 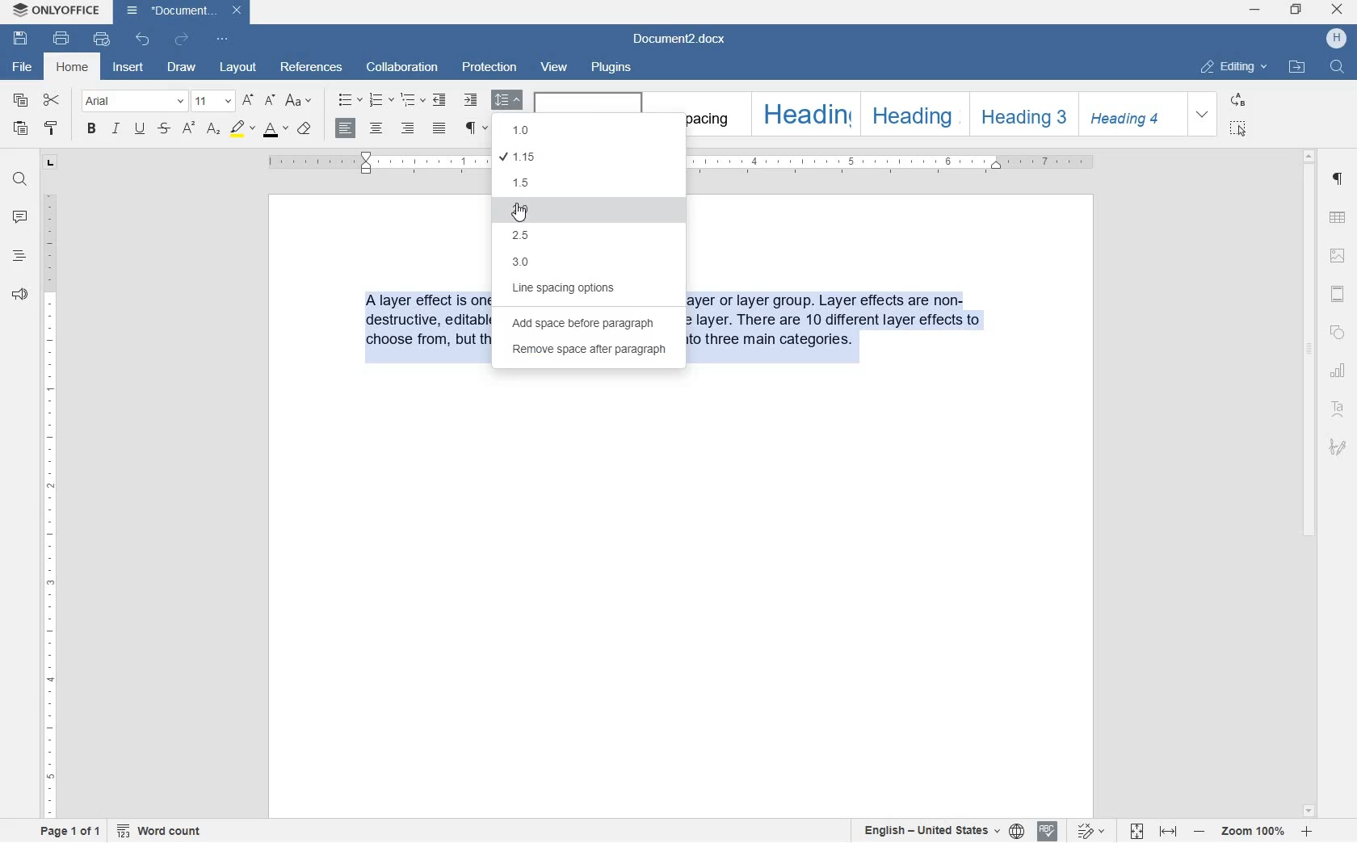 What do you see at coordinates (72, 832) in the screenshot?
I see `page 1 of 1` at bounding box center [72, 832].